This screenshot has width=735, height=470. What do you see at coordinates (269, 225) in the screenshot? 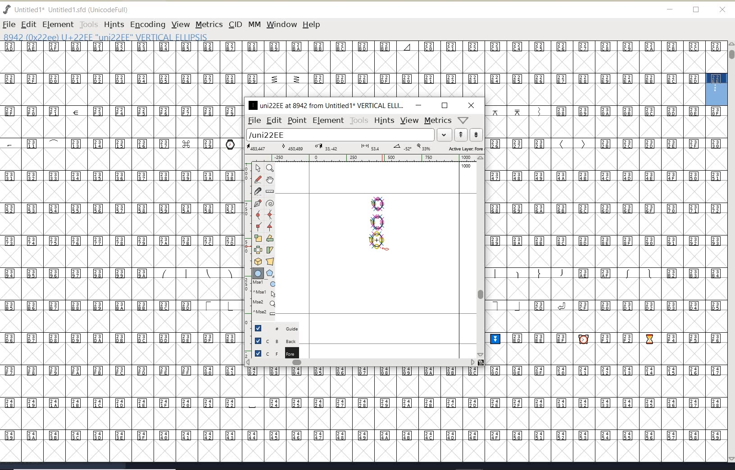
I see `add a tangent point` at bounding box center [269, 225].